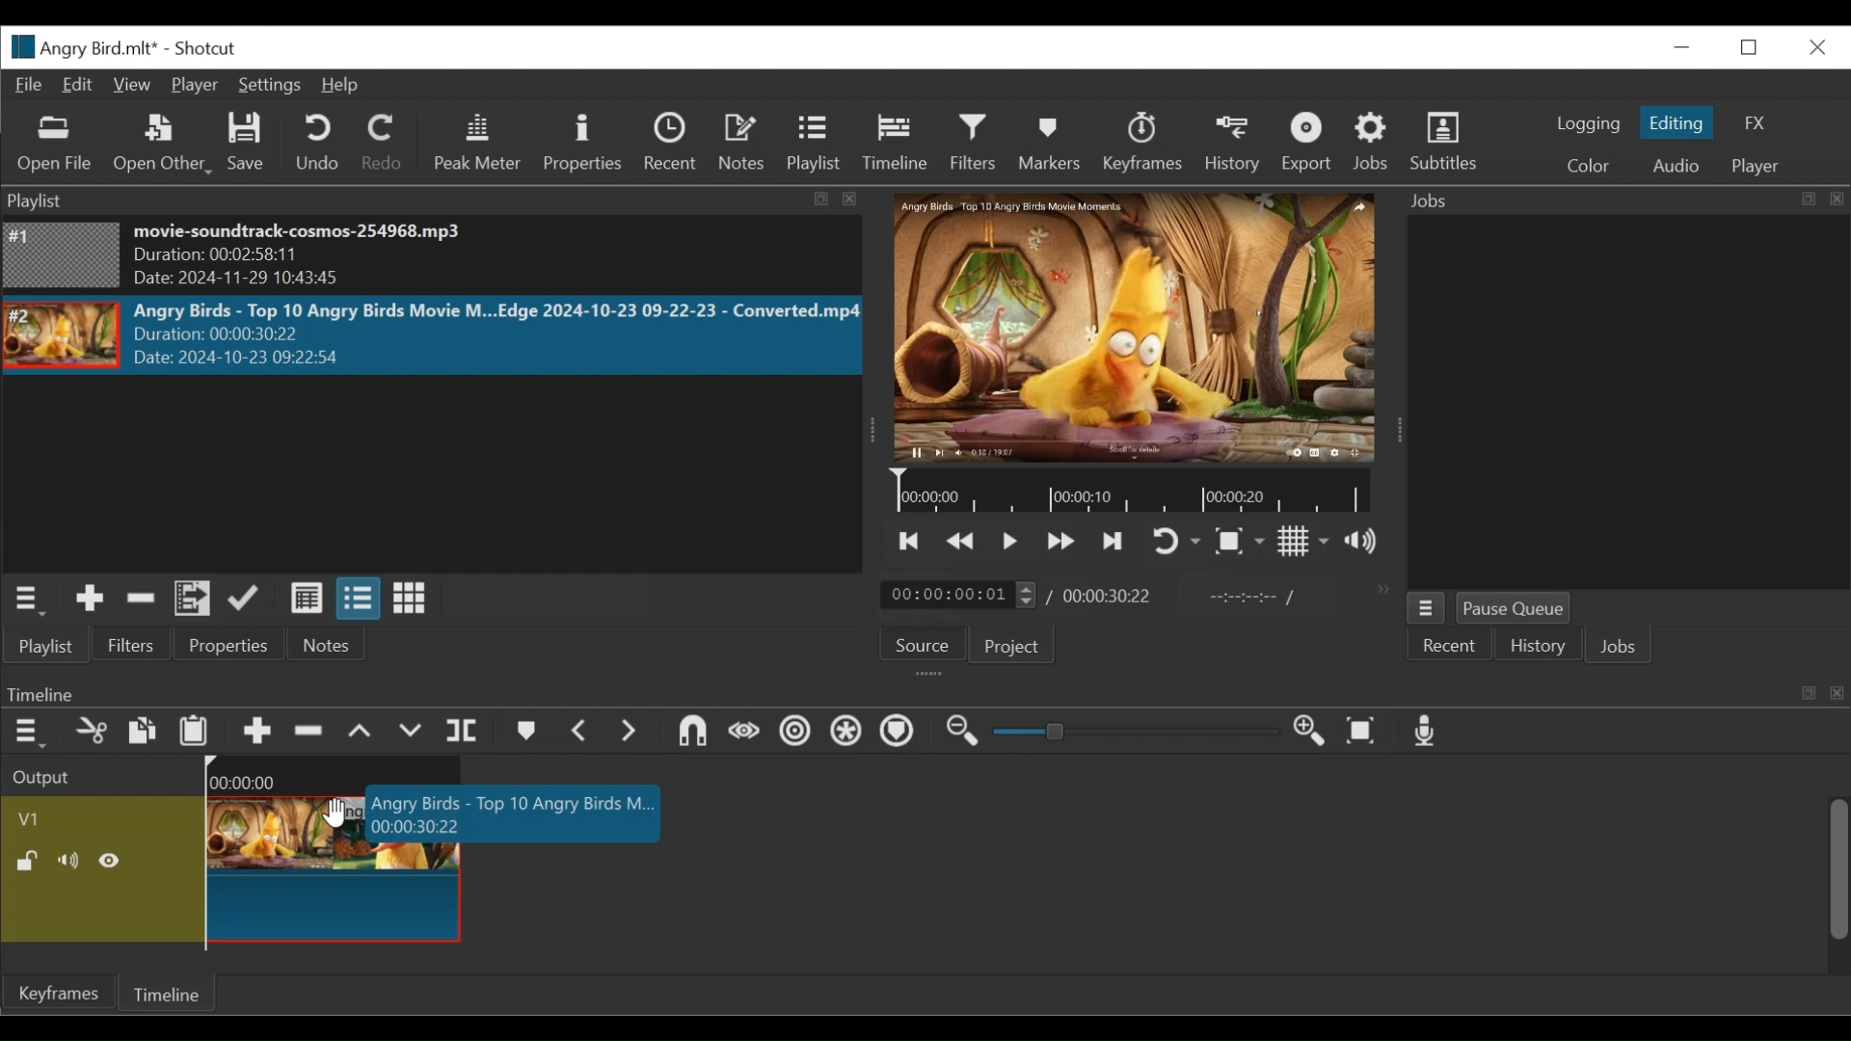  I want to click on Add files to the playlist, so click(194, 600).